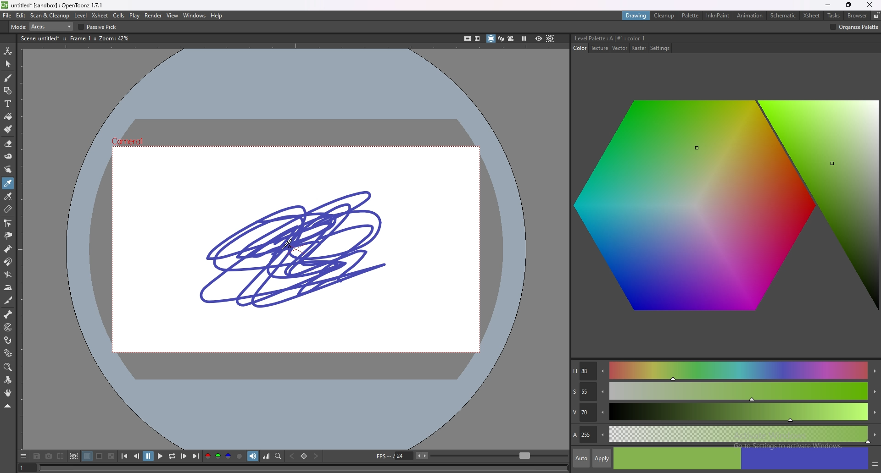 This screenshot has width=881, height=473. What do you see at coordinates (100, 456) in the screenshot?
I see `white background` at bounding box center [100, 456].